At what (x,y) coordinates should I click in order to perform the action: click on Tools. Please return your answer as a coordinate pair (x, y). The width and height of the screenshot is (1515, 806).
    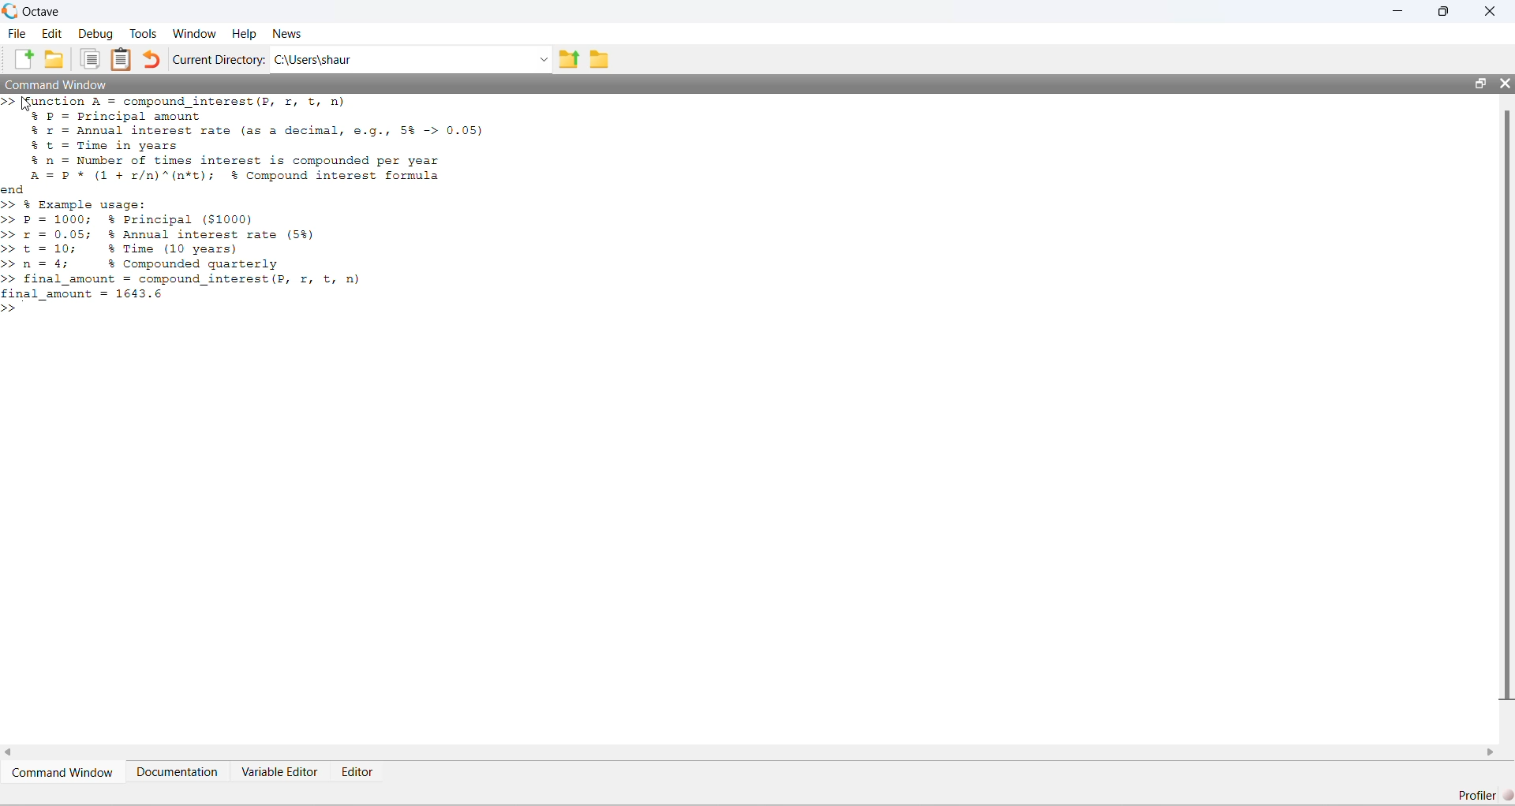
    Looking at the image, I should click on (144, 33).